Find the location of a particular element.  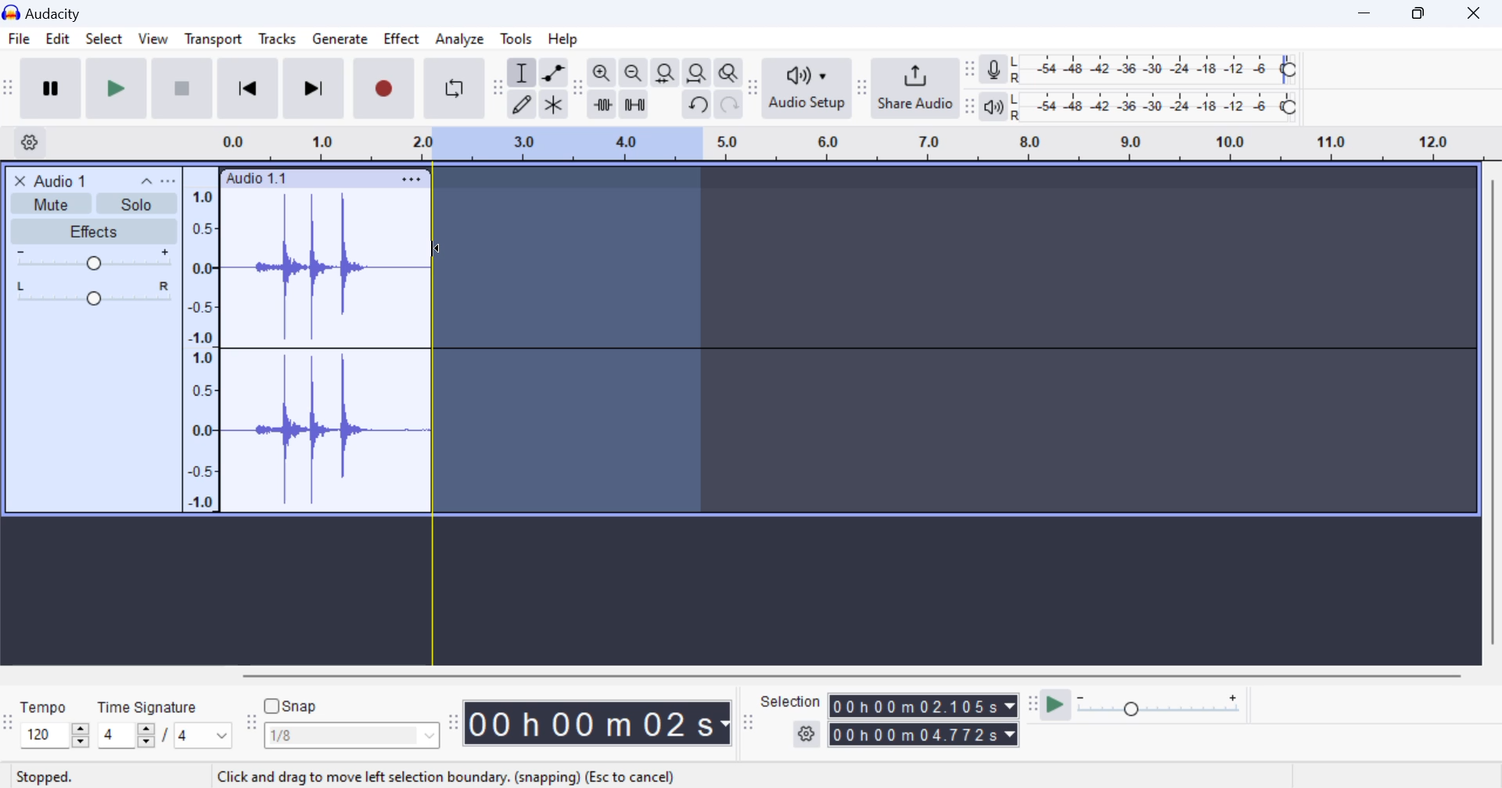

vertical scrollbar is located at coordinates (1491, 418).